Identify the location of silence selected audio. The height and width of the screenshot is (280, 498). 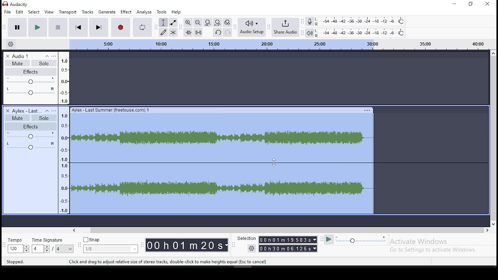
(198, 32).